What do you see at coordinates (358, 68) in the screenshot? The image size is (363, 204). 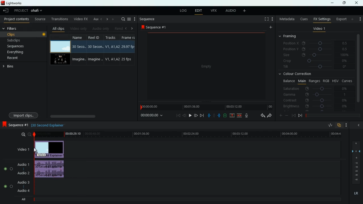 I see `vertical scroll bar` at bounding box center [358, 68].